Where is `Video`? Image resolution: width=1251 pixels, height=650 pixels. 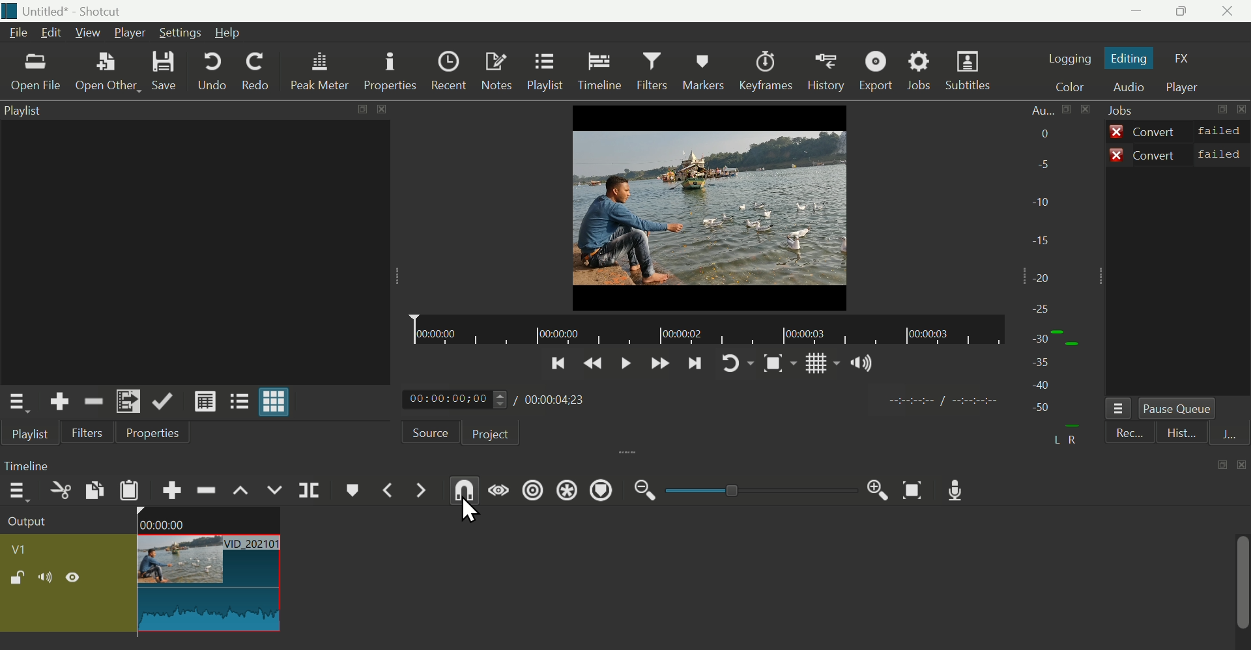
Video is located at coordinates (712, 206).